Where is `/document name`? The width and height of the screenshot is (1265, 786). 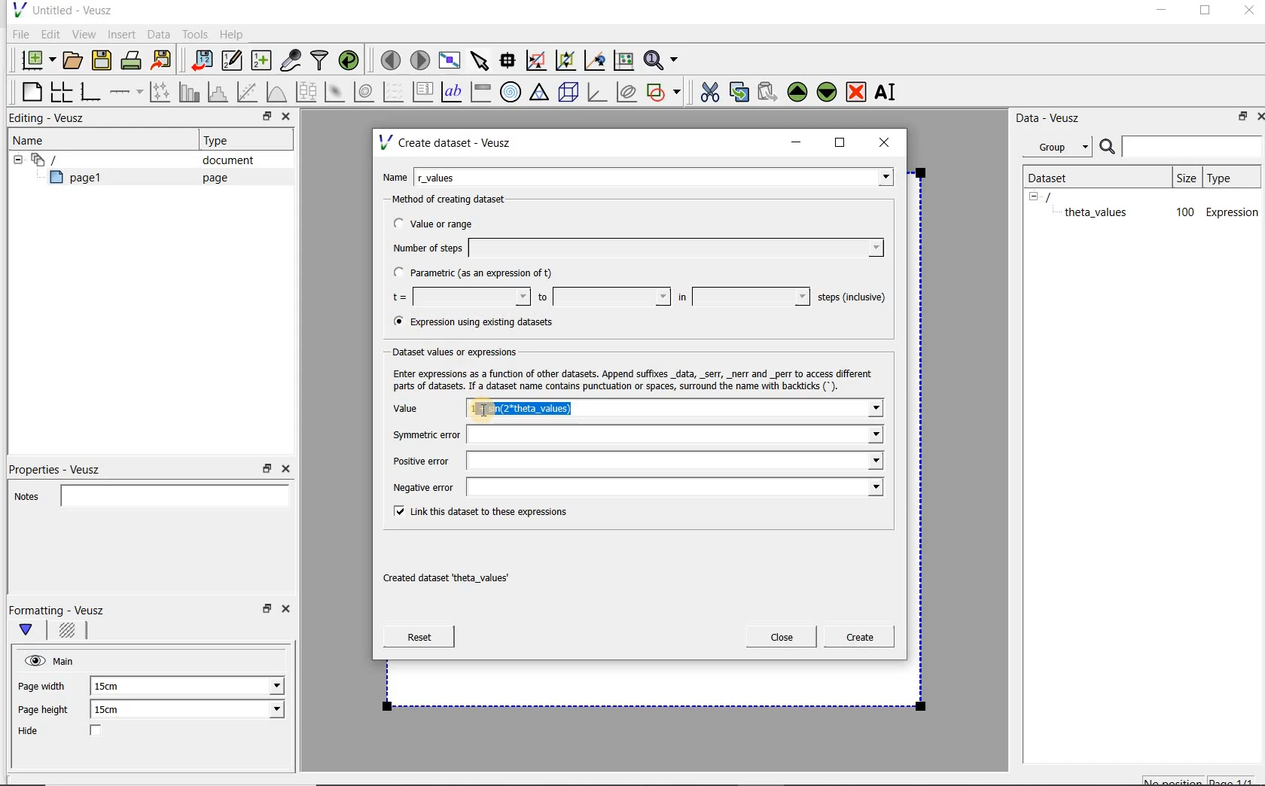
/document name is located at coordinates (1062, 196).